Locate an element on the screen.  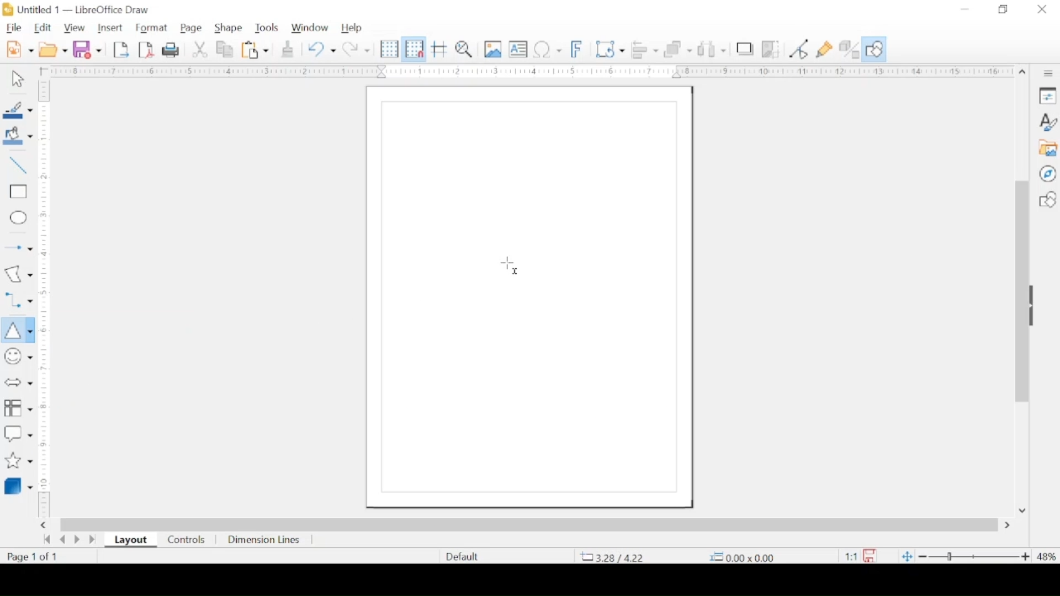
next page is located at coordinates (76, 541).